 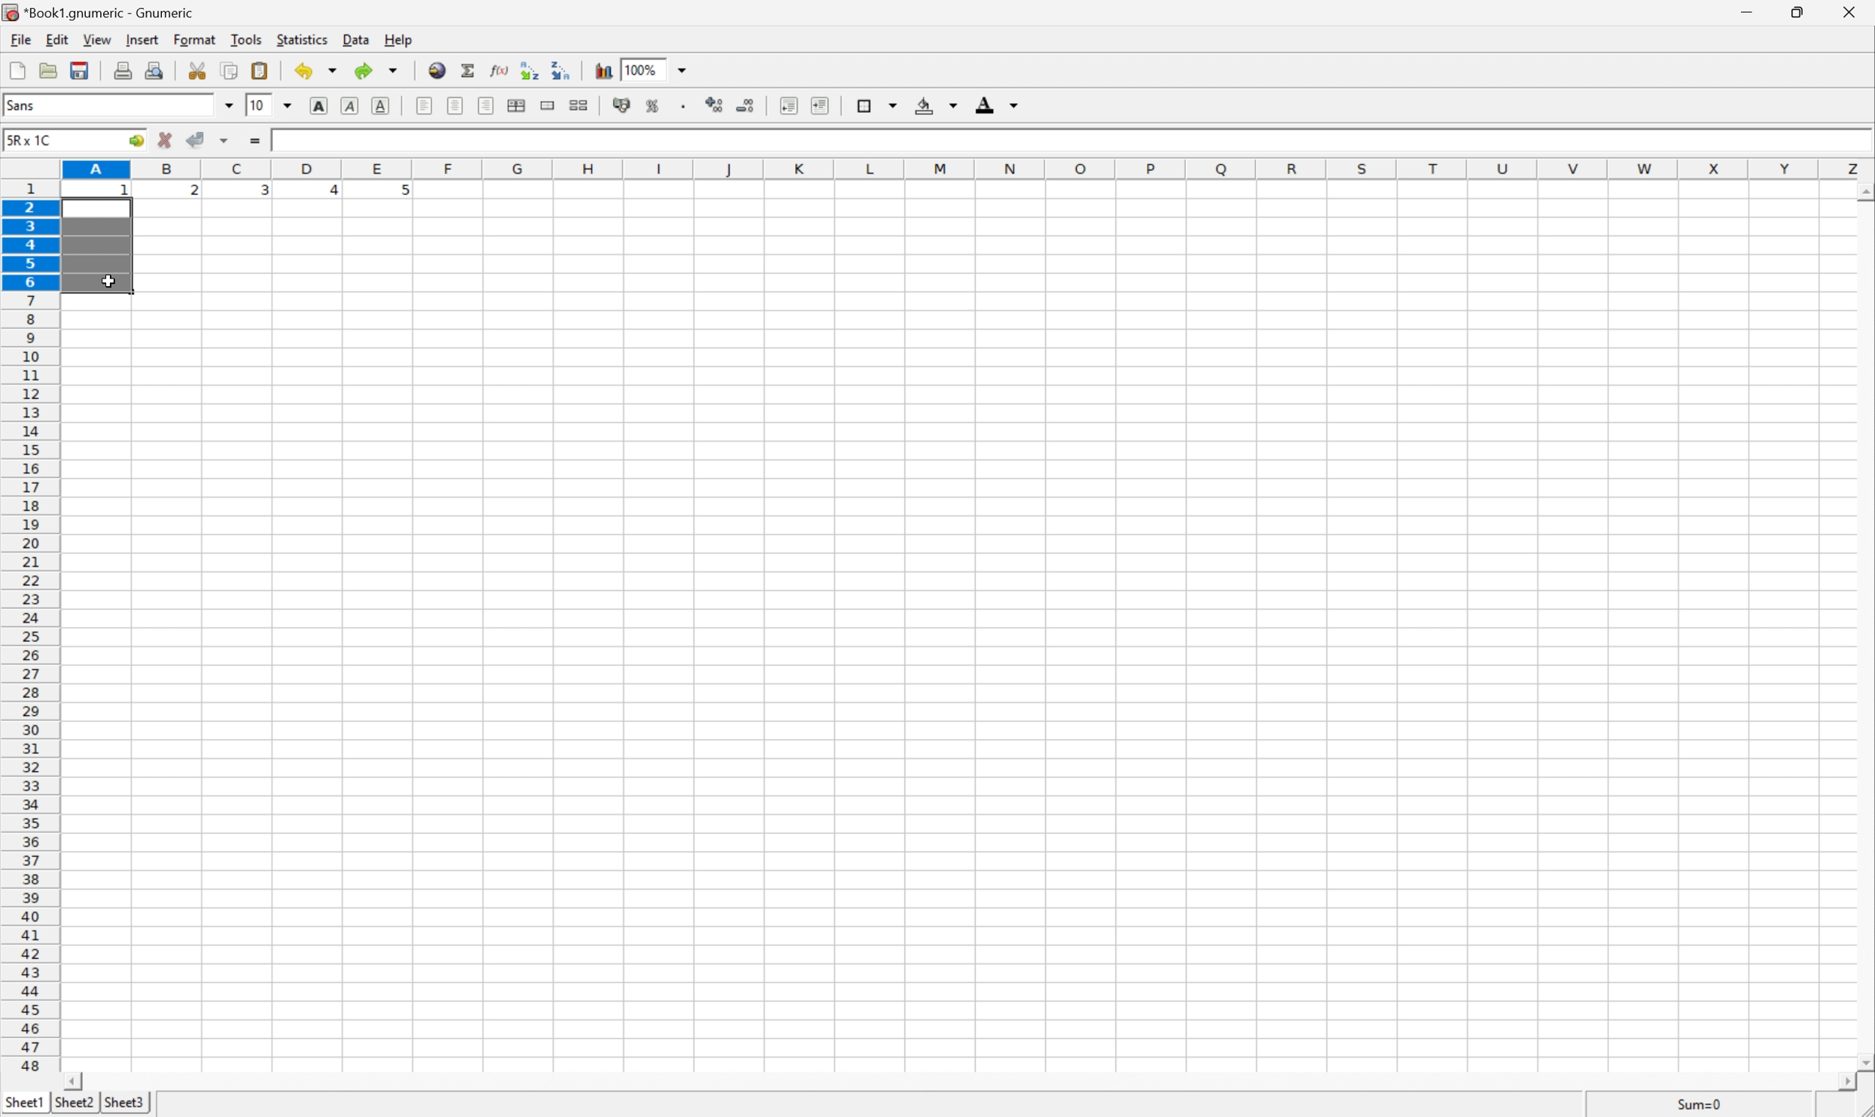 I want to click on Cursor, so click(x=110, y=281).